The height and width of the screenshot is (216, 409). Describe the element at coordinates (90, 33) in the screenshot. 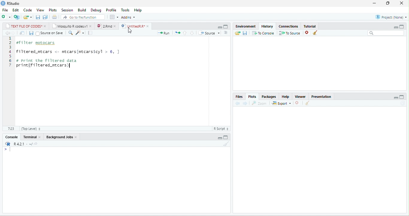

I see `compile report` at that location.